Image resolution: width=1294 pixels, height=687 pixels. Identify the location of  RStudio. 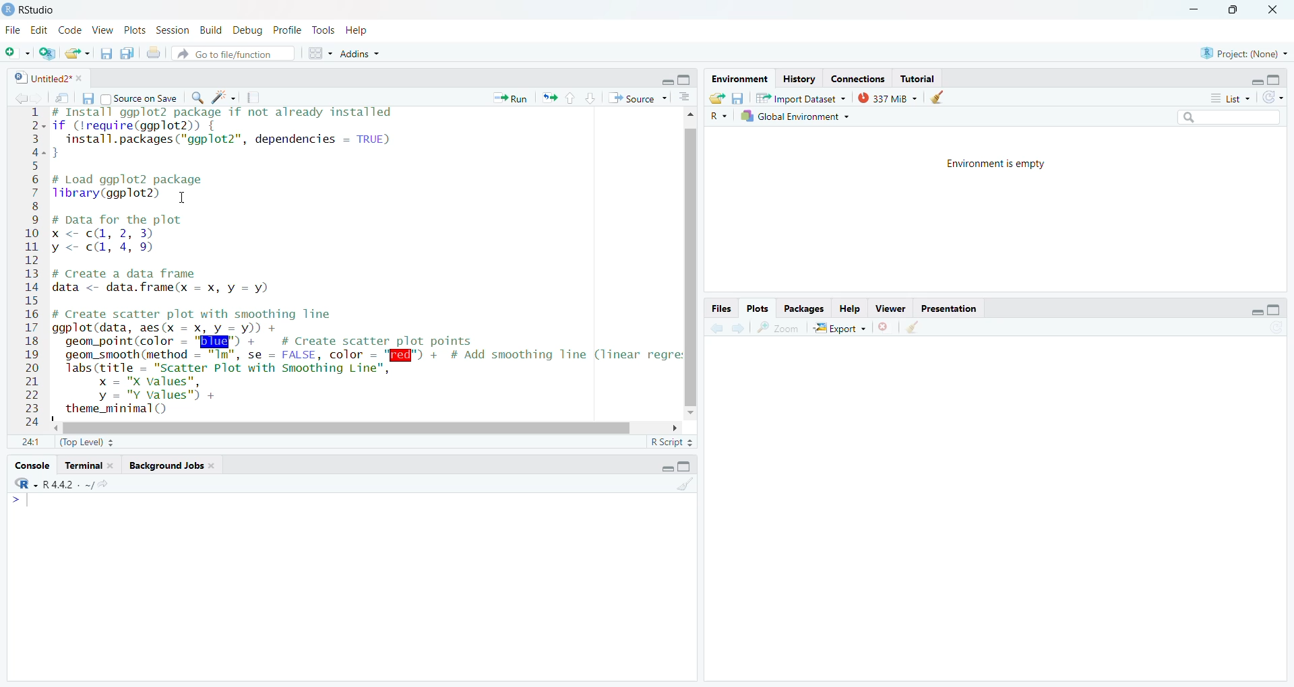
(32, 8).